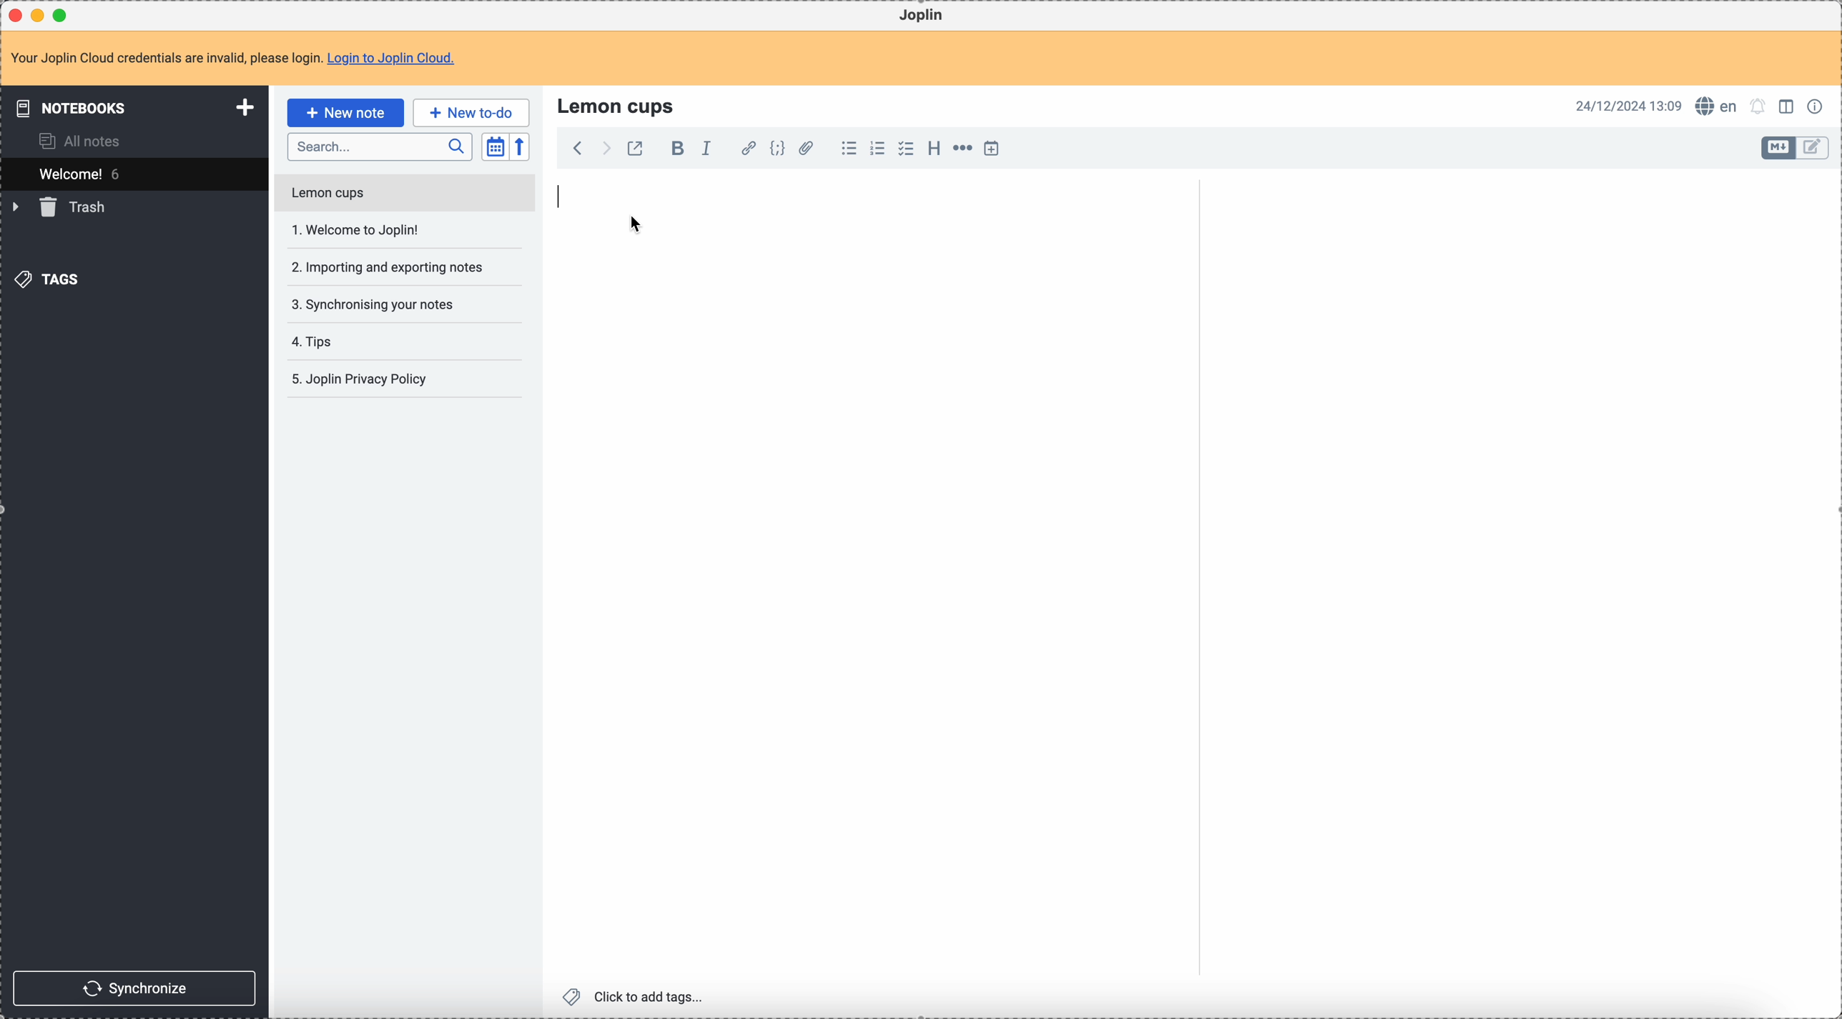  I want to click on notebooks, so click(137, 107).